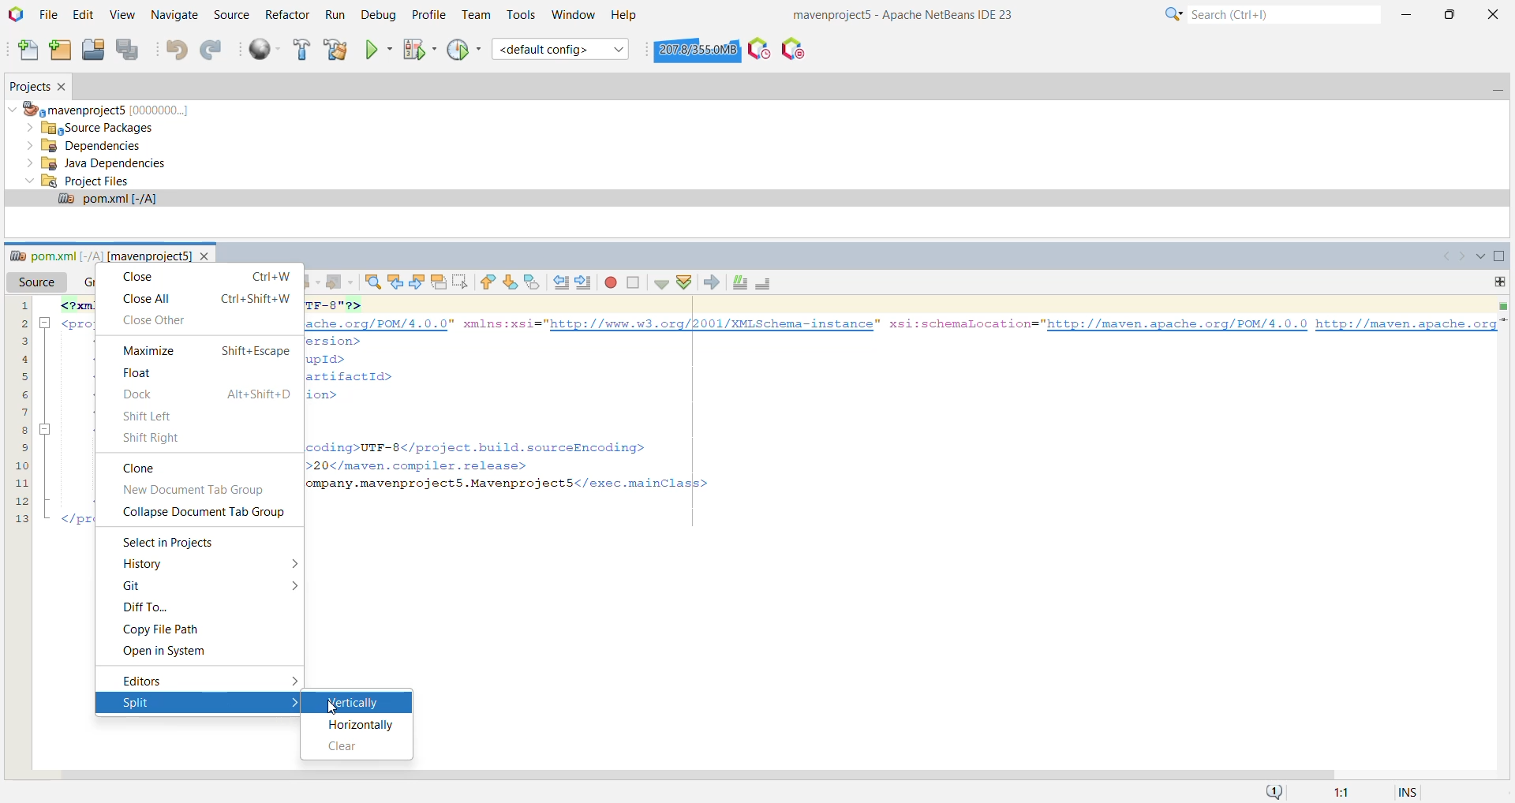 The image size is (1515, 803). I want to click on Help, so click(625, 16).